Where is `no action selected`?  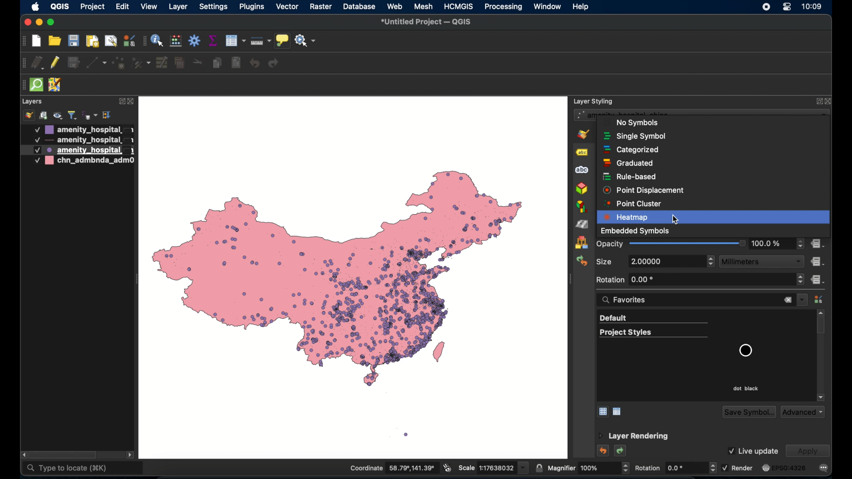 no action selected is located at coordinates (306, 41).